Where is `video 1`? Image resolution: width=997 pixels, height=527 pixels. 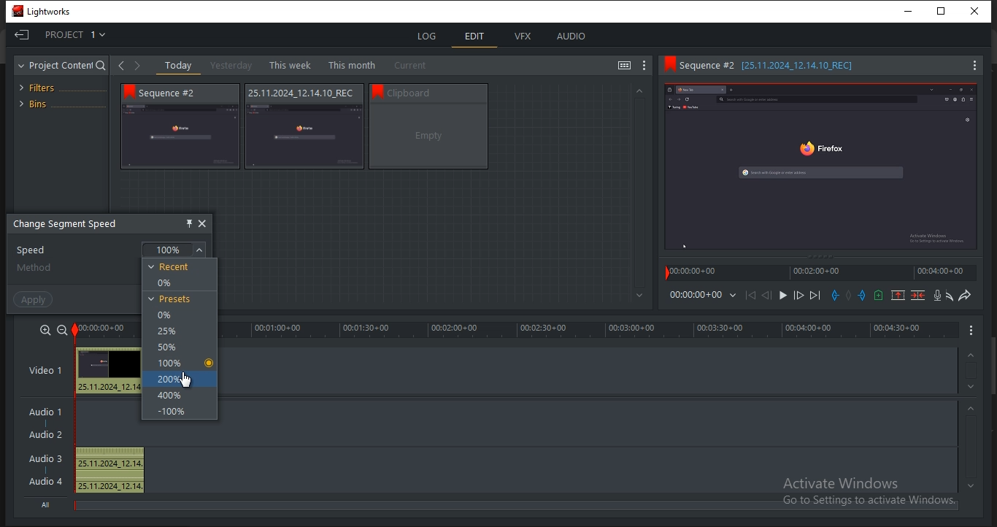
video 1 is located at coordinates (47, 371).